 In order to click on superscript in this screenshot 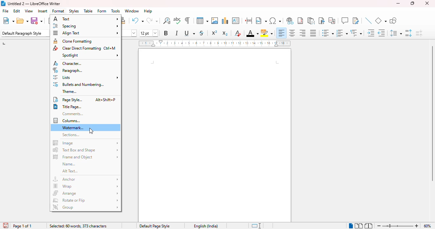, I will do `click(214, 32)`.